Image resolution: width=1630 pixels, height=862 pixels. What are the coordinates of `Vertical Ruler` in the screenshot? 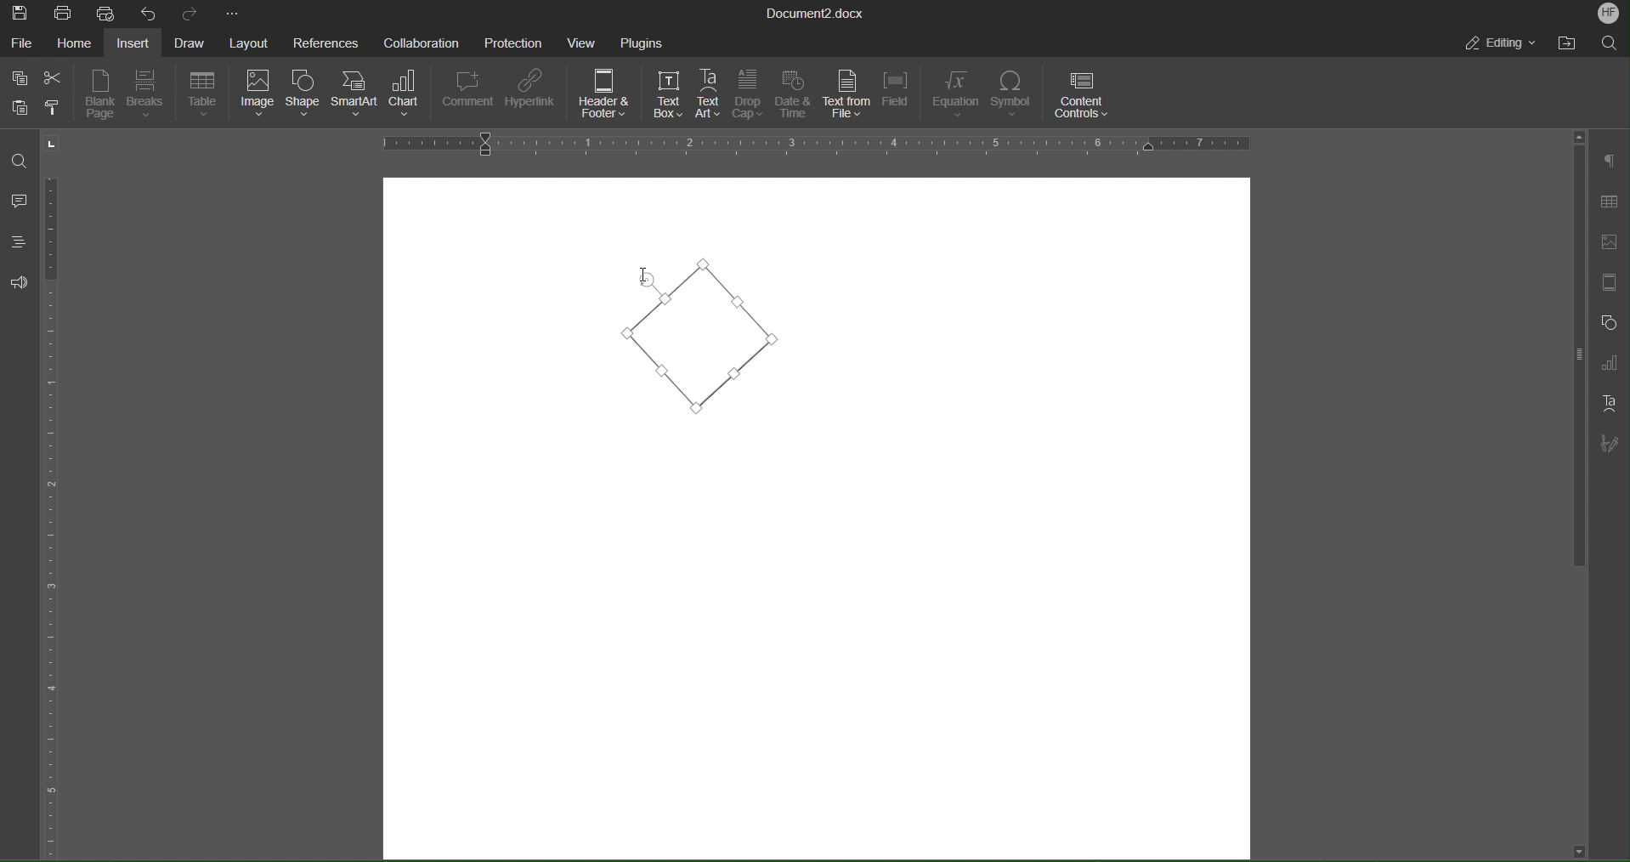 It's located at (54, 511).